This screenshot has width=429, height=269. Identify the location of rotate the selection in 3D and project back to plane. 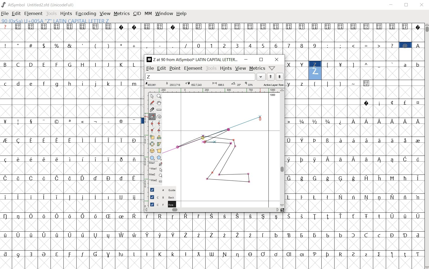
(152, 151).